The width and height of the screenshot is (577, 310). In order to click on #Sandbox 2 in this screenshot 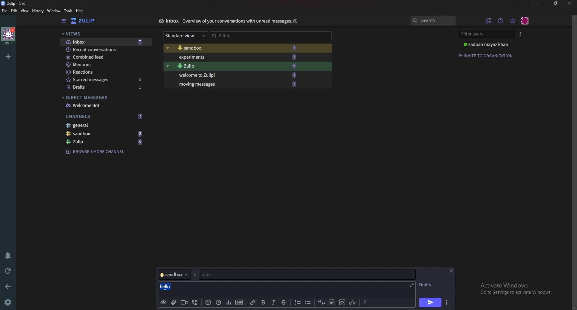, I will do `click(235, 48)`.